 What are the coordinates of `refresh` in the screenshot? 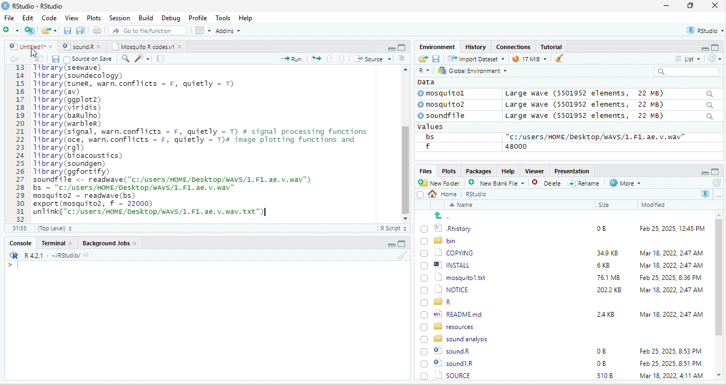 It's located at (716, 183).